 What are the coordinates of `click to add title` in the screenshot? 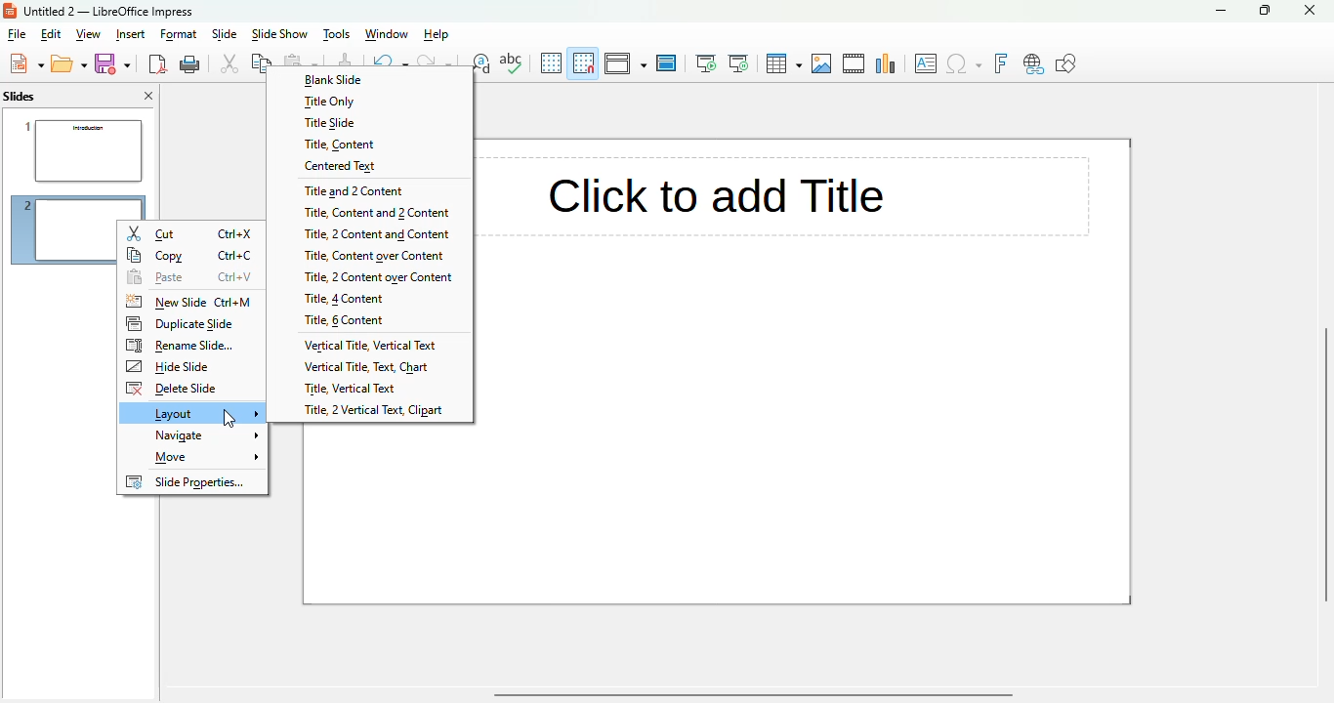 It's located at (788, 196).